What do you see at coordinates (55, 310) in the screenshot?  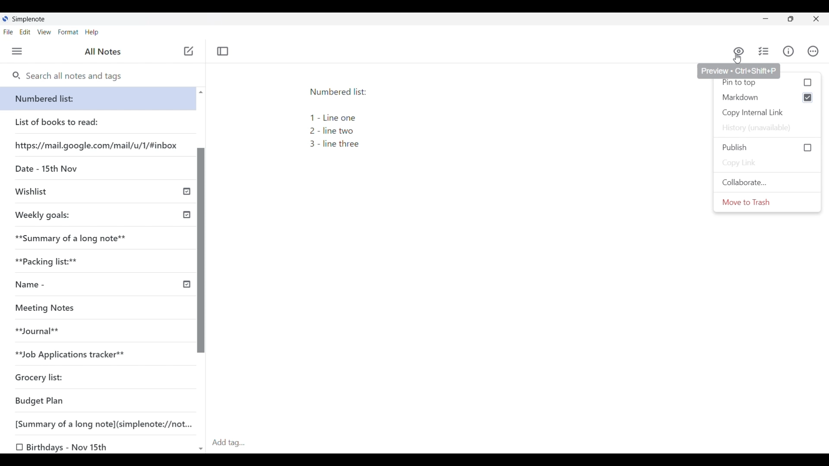 I see `Meeting Notes` at bounding box center [55, 310].